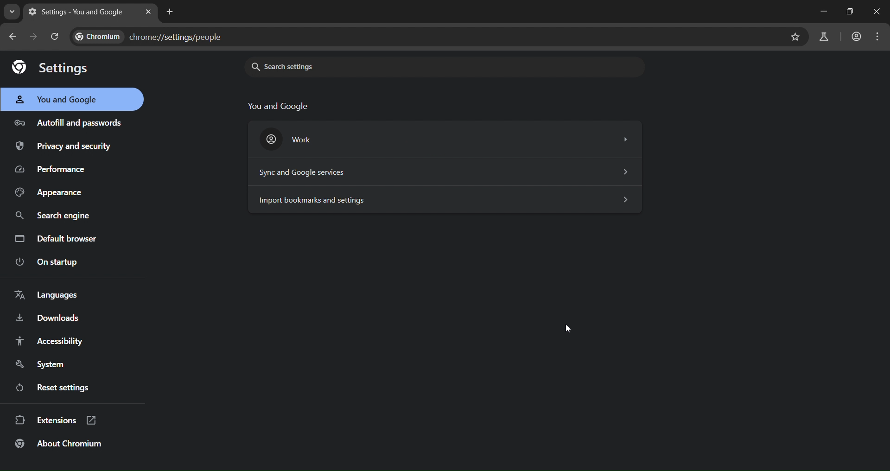  Describe the element at coordinates (15, 36) in the screenshot. I see `go back page` at that location.